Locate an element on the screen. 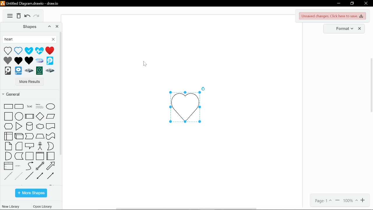 The width and height of the screenshot is (373, 210). internal storage is located at coordinates (9, 137).